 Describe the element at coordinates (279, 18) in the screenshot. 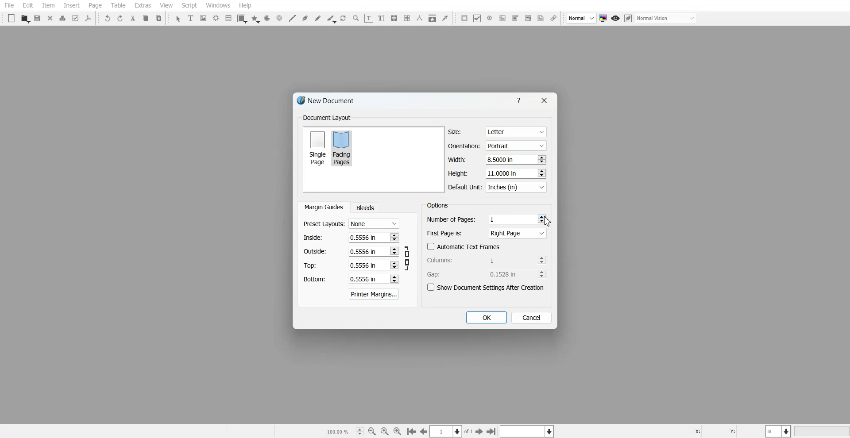

I see `Spiral` at that location.